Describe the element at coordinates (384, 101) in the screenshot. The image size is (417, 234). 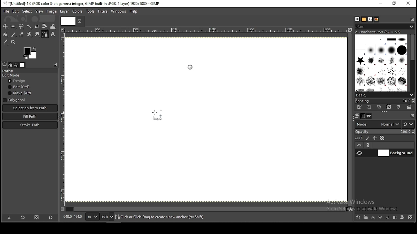
I see `spacing` at that location.